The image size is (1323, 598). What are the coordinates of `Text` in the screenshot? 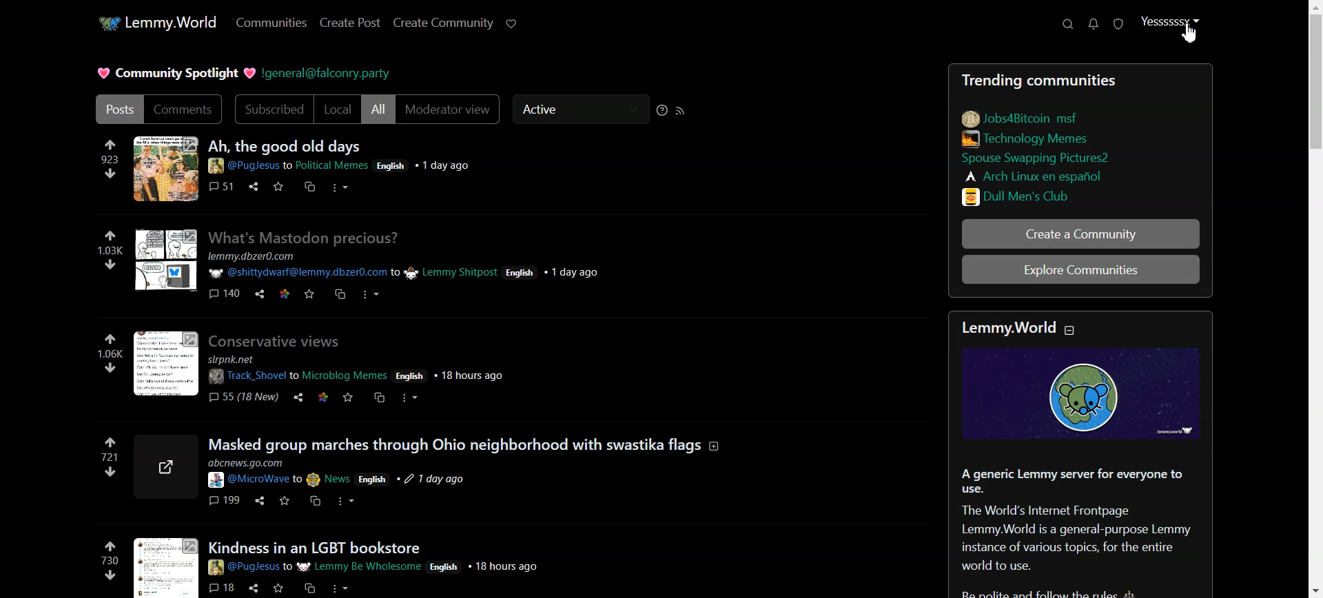 It's located at (1079, 80).